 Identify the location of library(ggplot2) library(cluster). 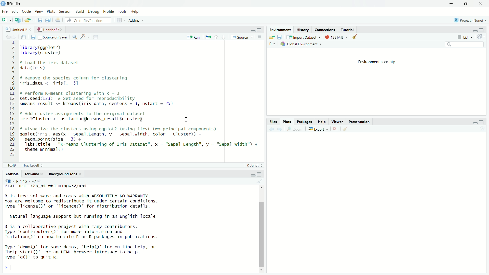
(50, 50).